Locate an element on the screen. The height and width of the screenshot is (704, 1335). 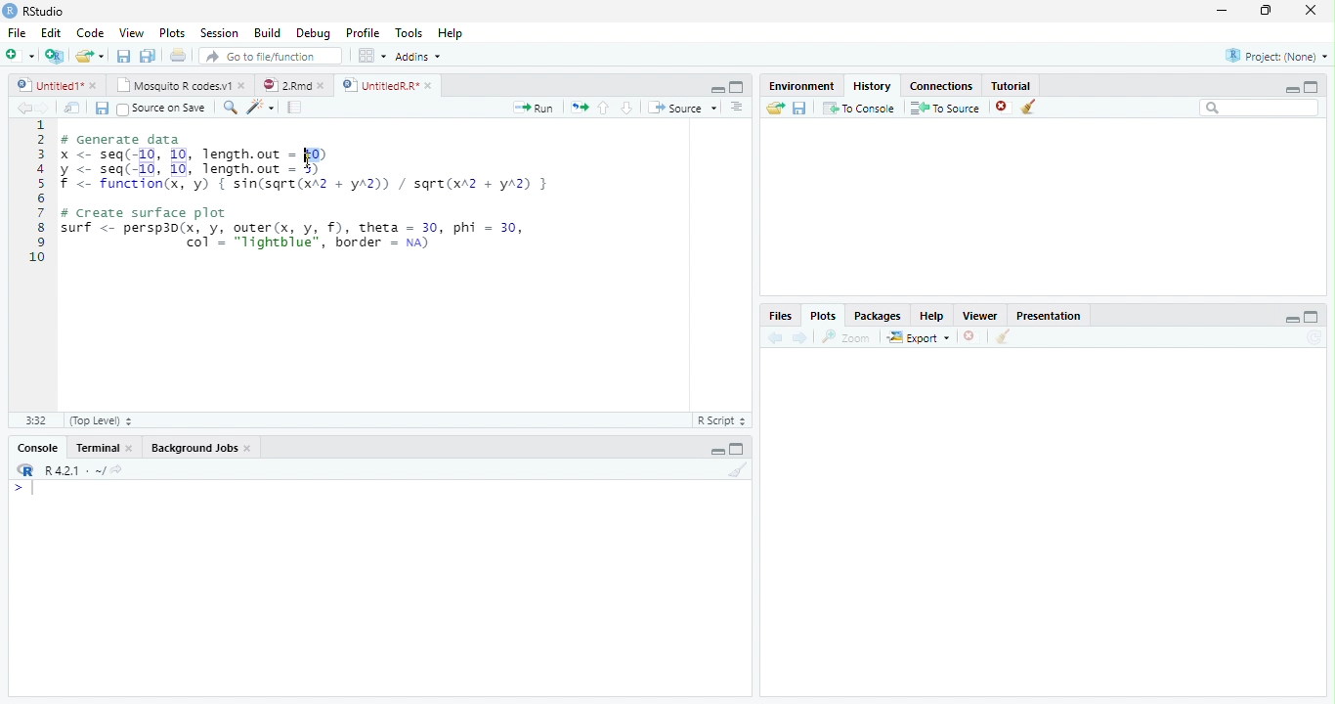
Files is located at coordinates (782, 315).